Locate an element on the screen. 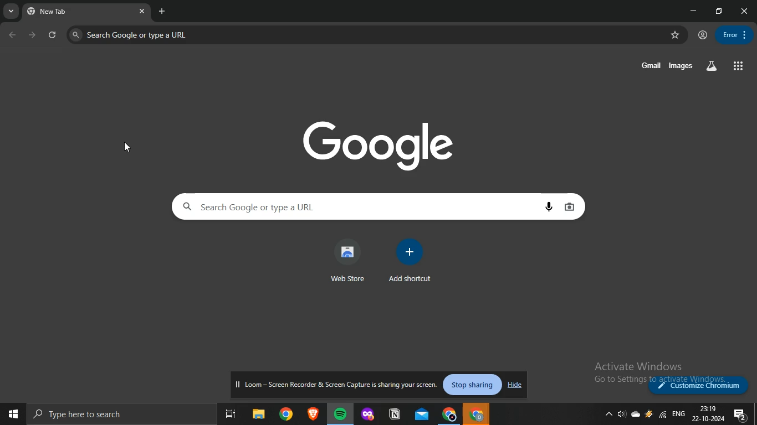 The image size is (757, 425). customize chromium is located at coordinates (700, 385).